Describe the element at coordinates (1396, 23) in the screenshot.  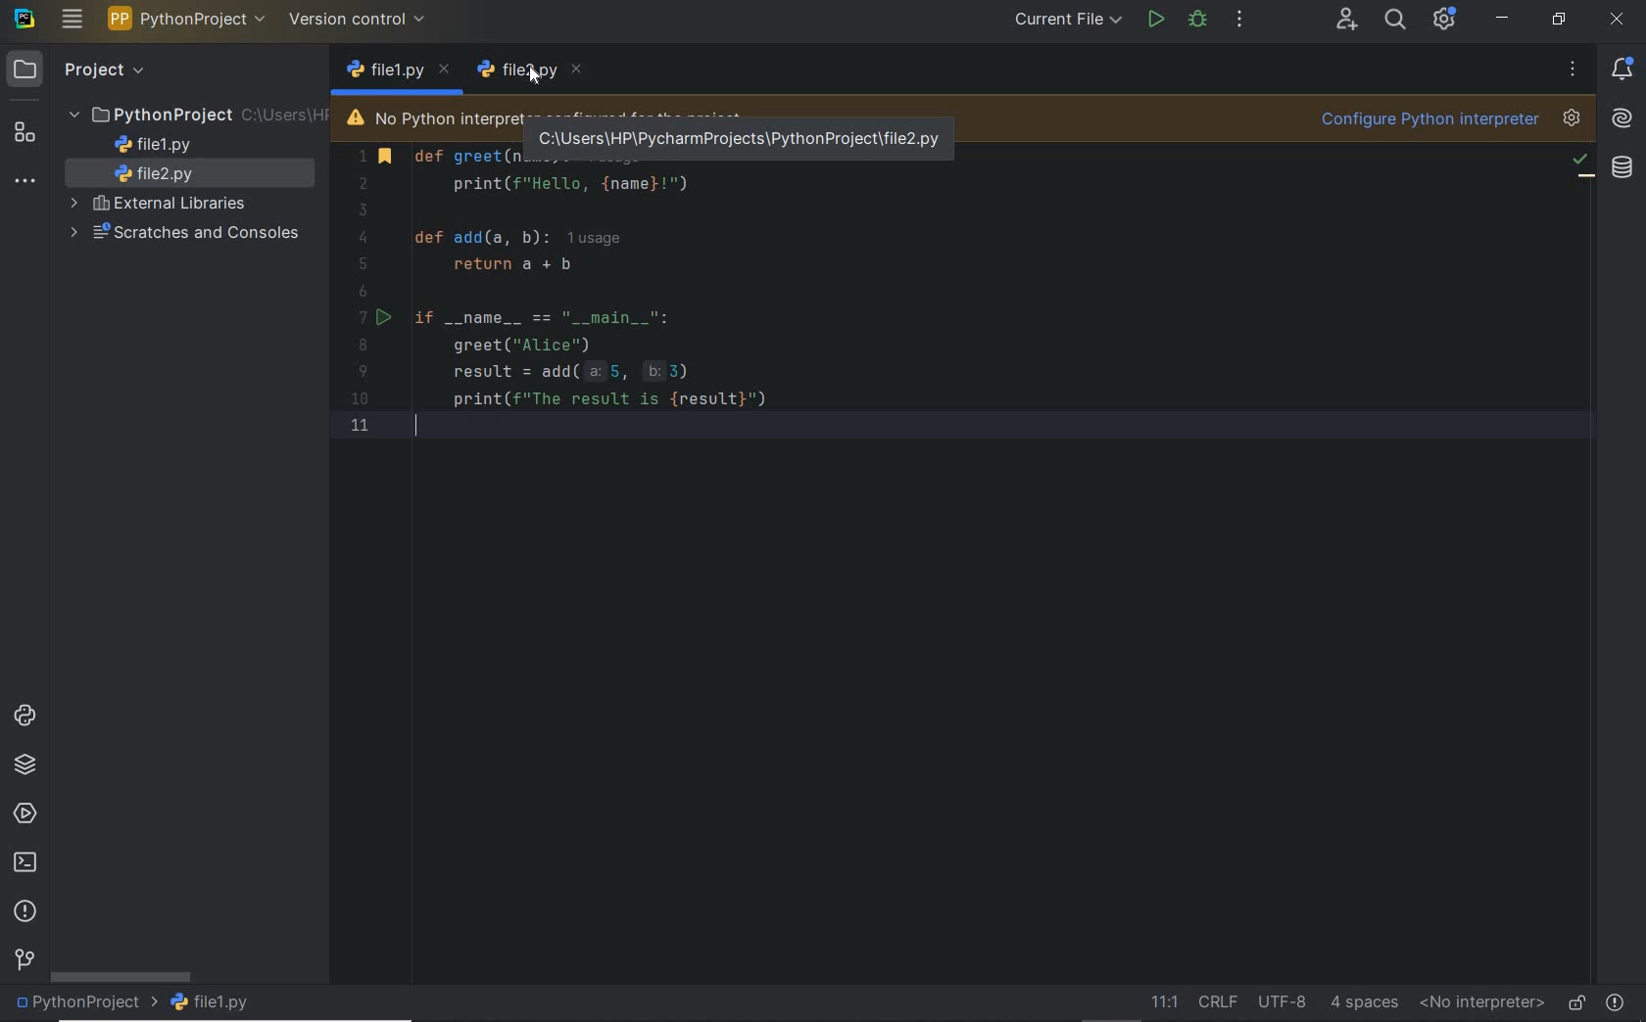
I see `search everywhere` at that location.